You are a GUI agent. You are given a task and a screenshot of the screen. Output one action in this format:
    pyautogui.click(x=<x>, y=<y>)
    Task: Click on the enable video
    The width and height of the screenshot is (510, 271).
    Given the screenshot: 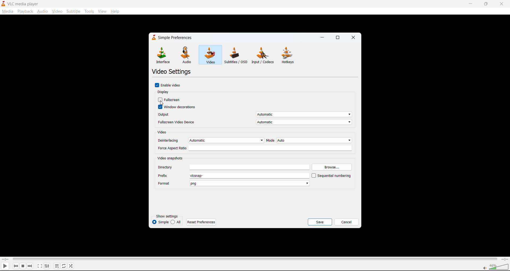 What is the action you would take?
    pyautogui.click(x=168, y=86)
    